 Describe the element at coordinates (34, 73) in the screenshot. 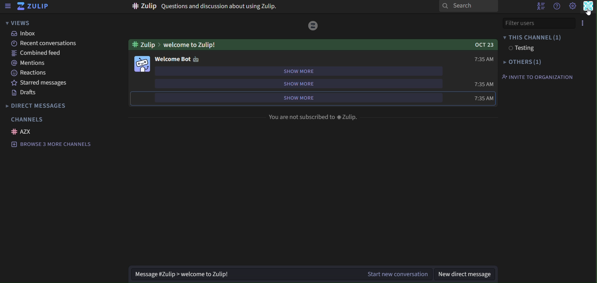

I see `reactions` at that location.